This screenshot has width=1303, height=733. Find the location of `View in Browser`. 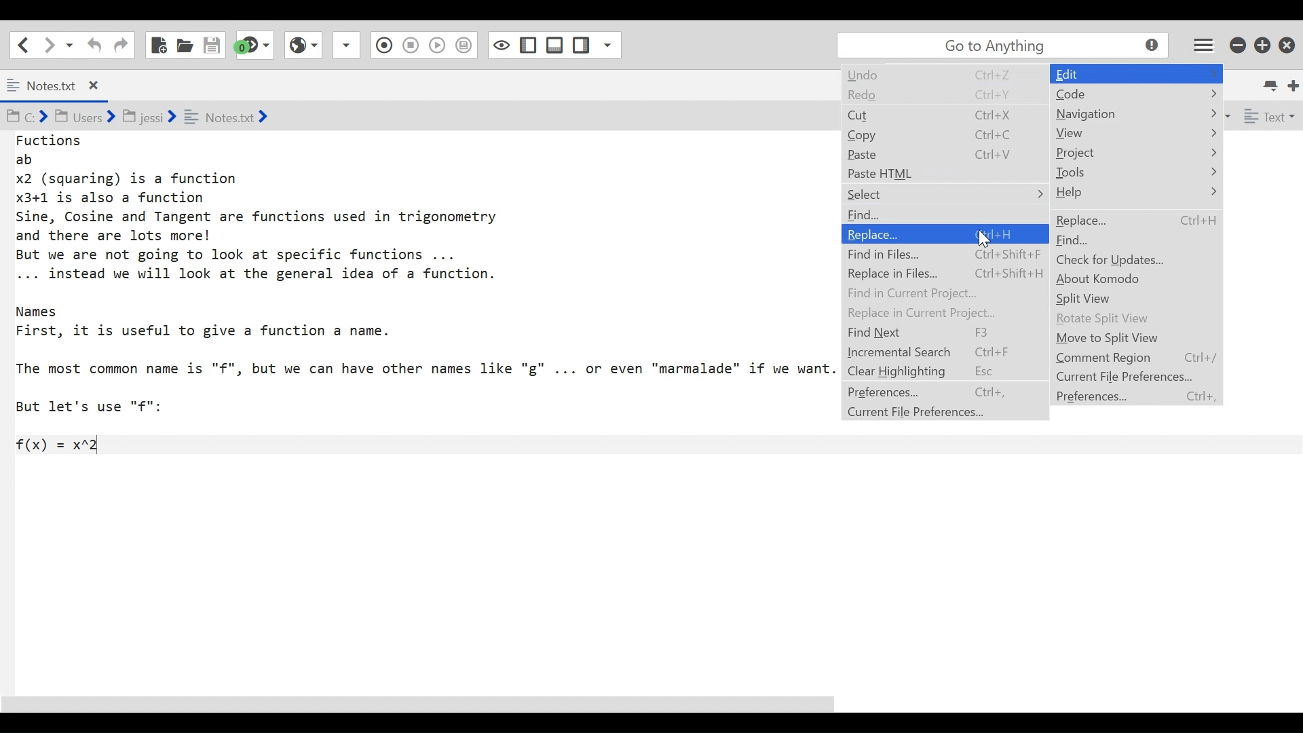

View in Browser is located at coordinates (410, 44).